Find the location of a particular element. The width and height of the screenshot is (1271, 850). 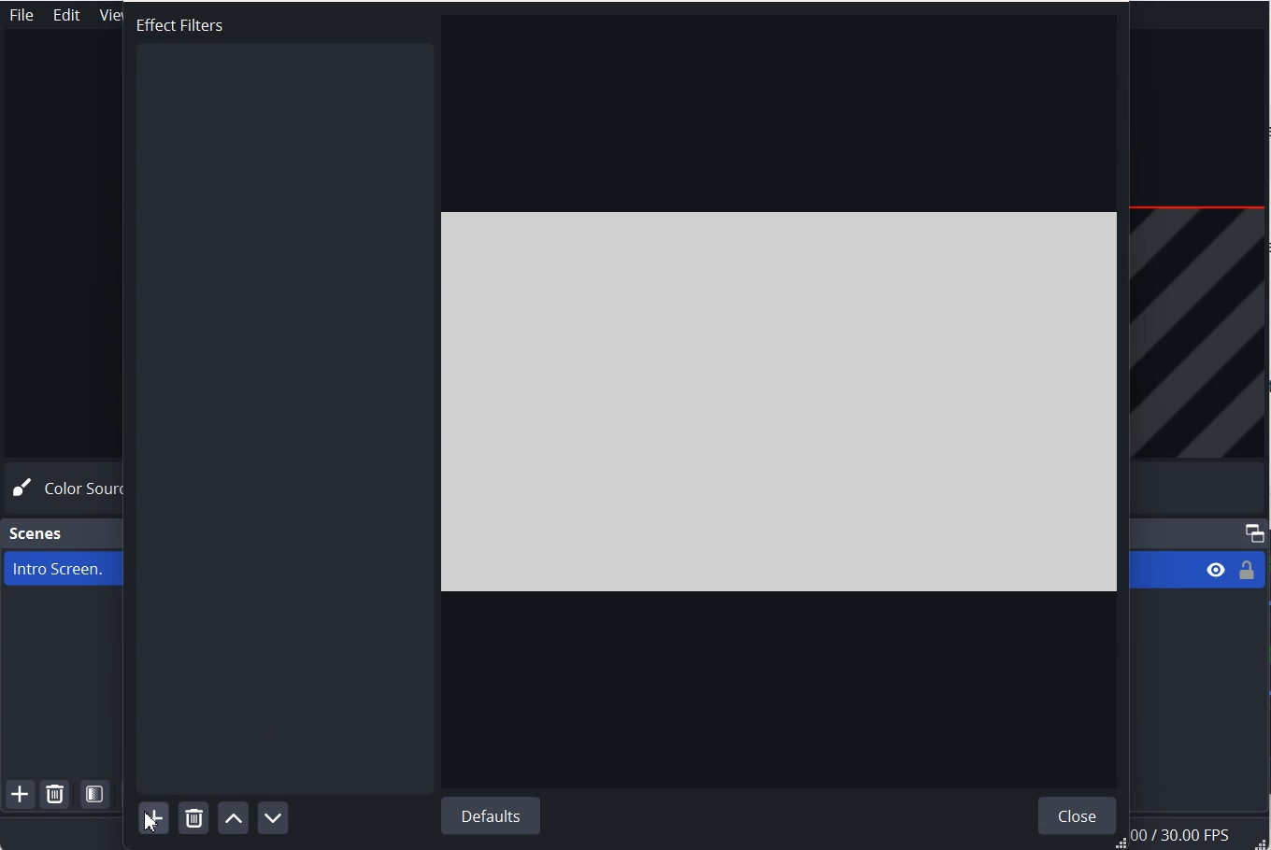

Scene is located at coordinates (37, 533).